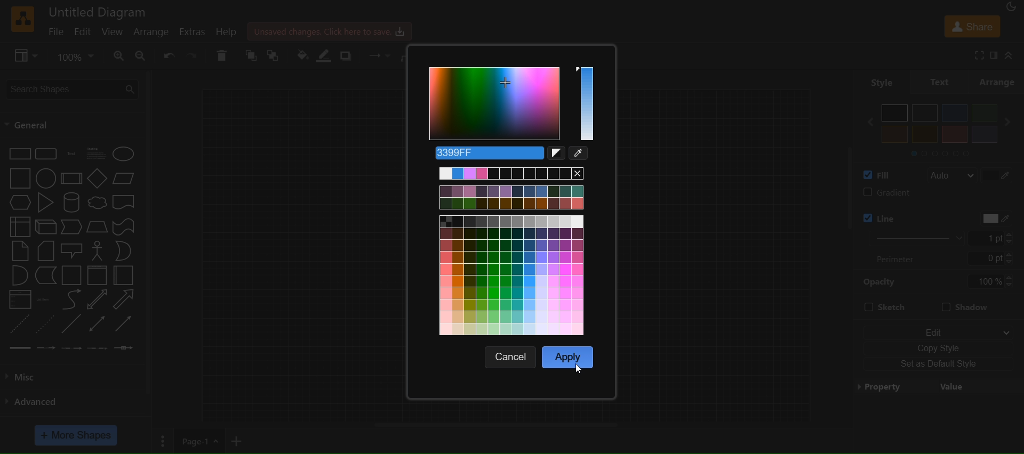 The image size is (1024, 454). I want to click on set as default style, so click(940, 364).